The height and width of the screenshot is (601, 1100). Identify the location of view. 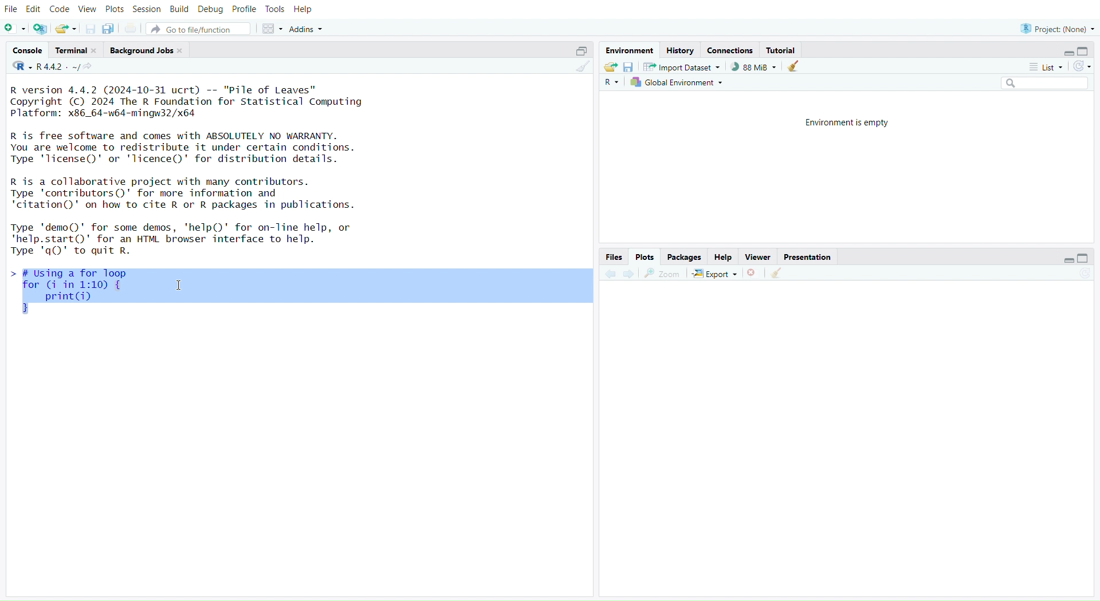
(87, 9).